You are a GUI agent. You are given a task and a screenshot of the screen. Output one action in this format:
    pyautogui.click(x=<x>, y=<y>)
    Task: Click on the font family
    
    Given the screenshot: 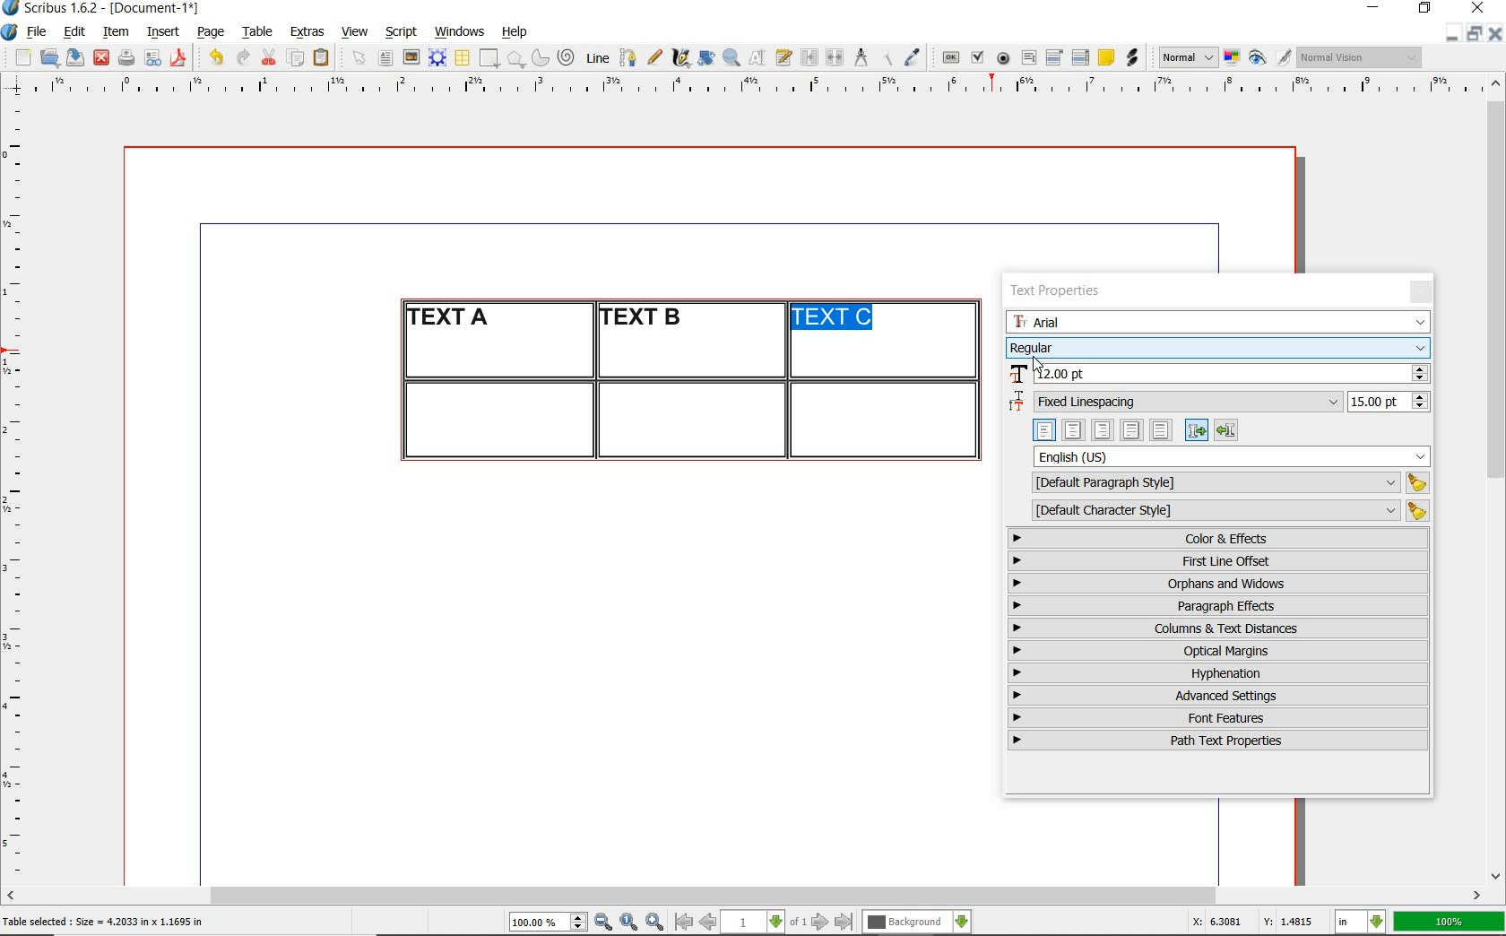 What is the action you would take?
    pyautogui.click(x=1220, y=322)
    